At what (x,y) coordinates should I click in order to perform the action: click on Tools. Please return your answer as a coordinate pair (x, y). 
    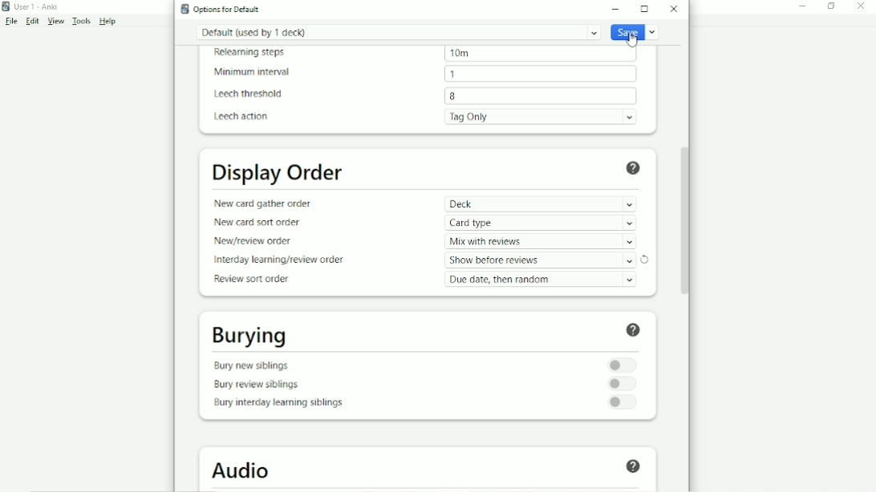
    Looking at the image, I should click on (81, 21).